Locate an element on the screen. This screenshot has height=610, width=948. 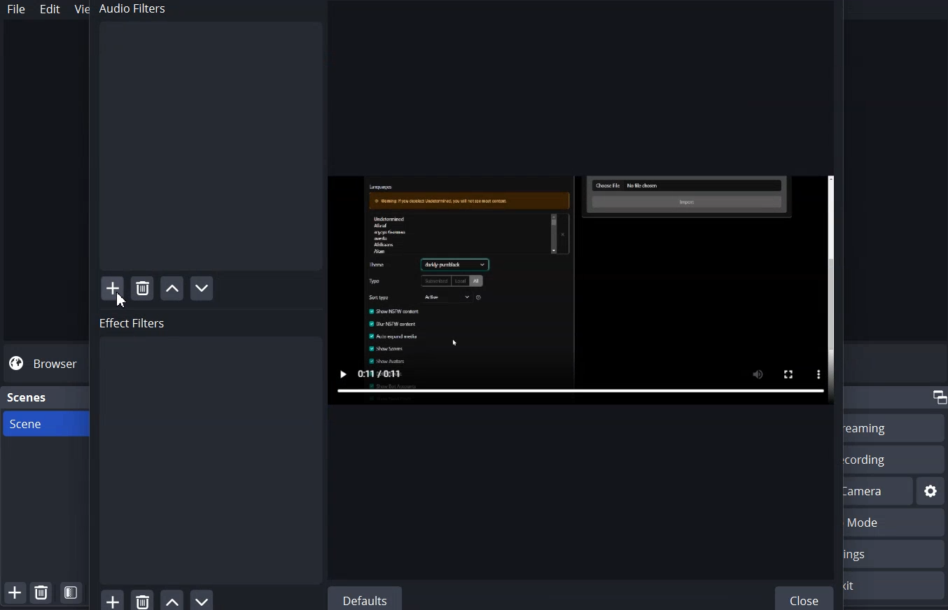
cursor is located at coordinates (121, 301).